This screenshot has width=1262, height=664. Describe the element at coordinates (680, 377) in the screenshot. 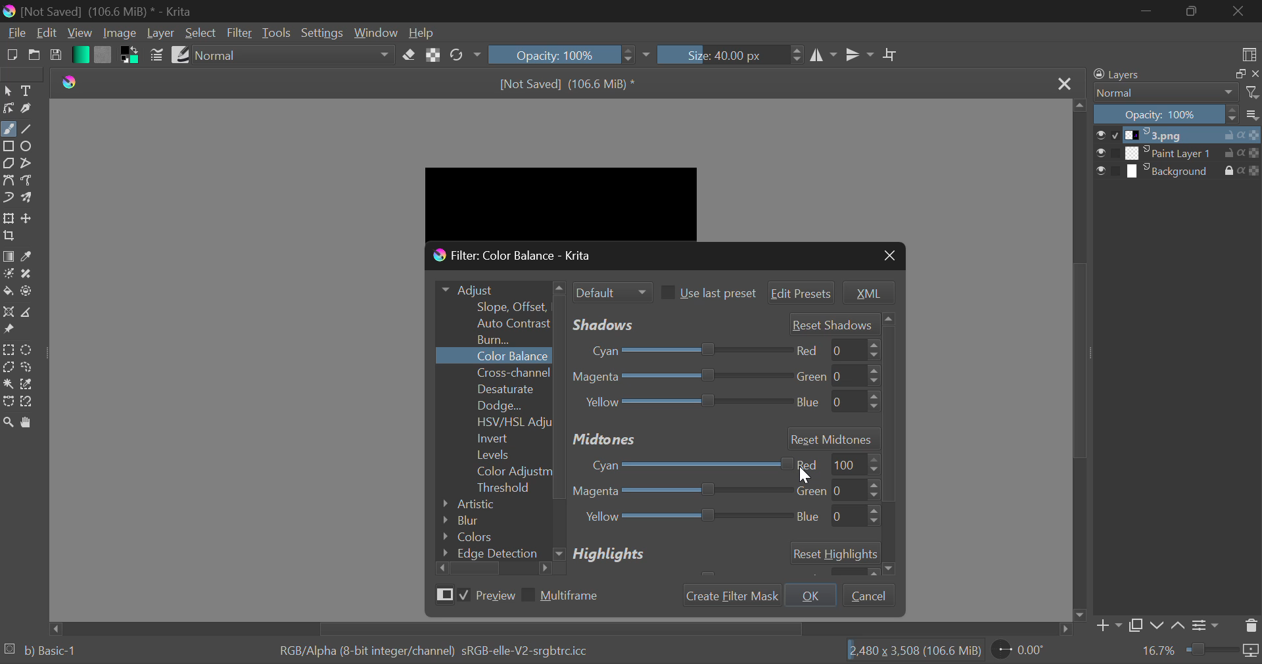

I see `Magenta-Green Slider` at that location.